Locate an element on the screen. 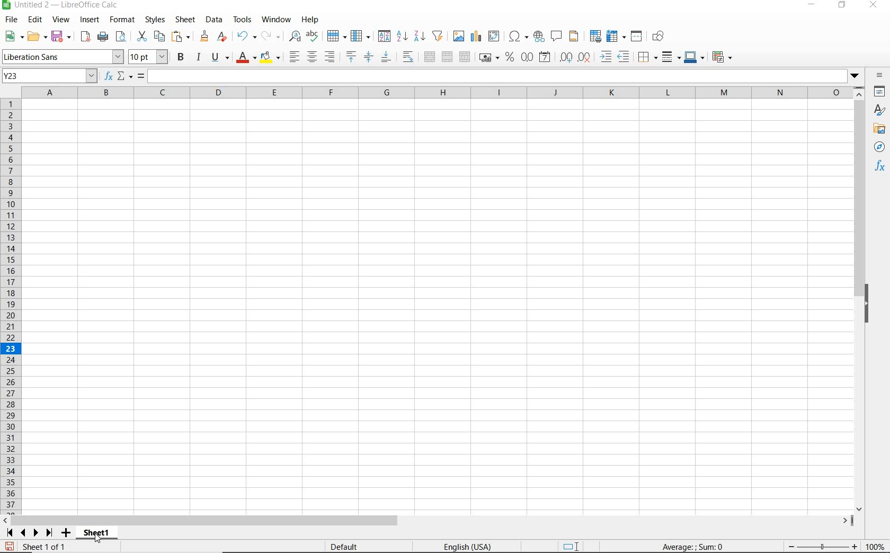 This screenshot has height=553, width=890. FONT SIZE is located at coordinates (149, 58).